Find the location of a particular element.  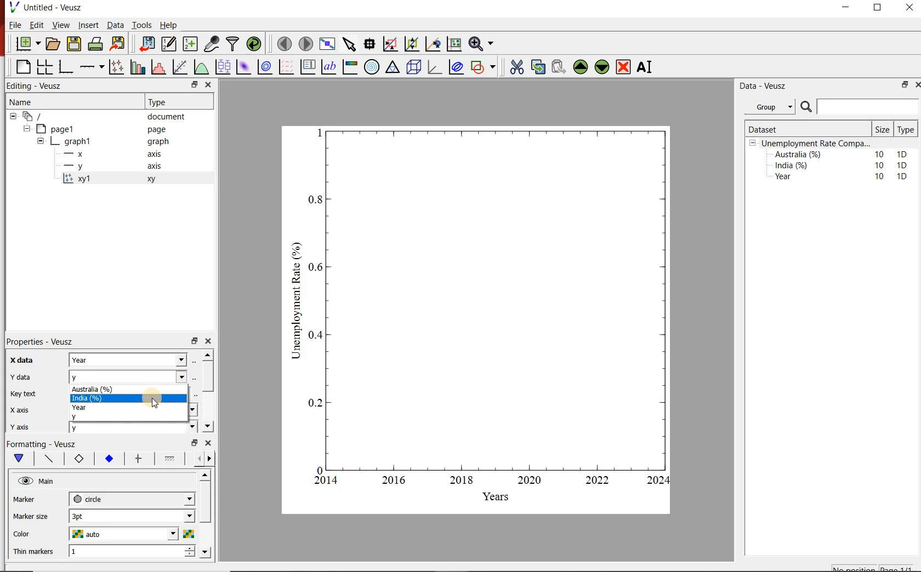

Dataset is located at coordinates (788, 129).